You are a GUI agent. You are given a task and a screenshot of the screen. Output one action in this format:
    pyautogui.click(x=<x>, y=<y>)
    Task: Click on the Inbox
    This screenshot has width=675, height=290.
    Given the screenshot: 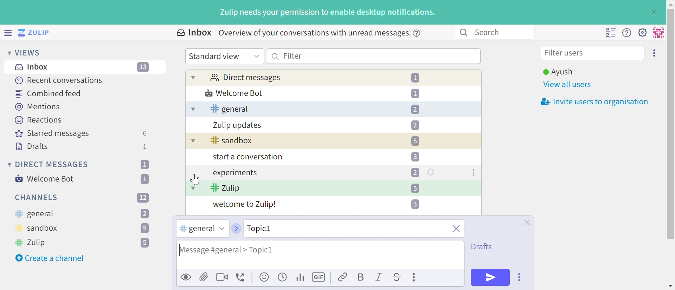 What is the action you would take?
    pyautogui.click(x=33, y=67)
    